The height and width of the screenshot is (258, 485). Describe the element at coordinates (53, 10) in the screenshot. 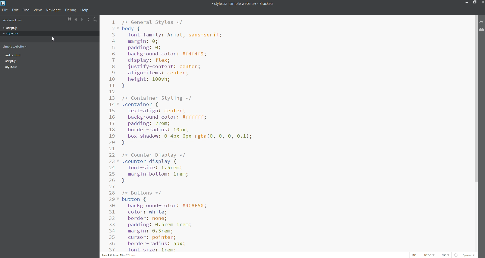

I see `navigate` at that location.